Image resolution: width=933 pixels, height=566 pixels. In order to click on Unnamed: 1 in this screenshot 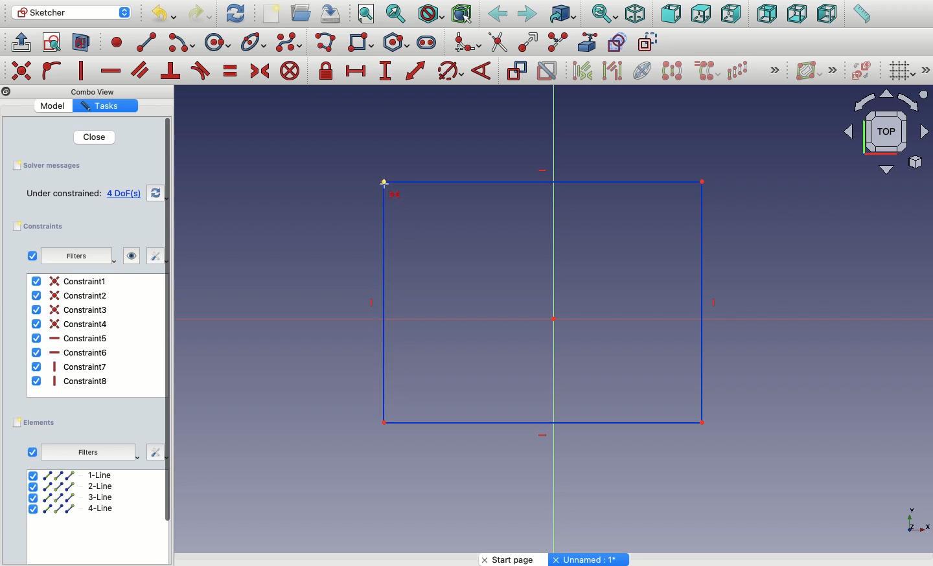, I will do `click(590, 560)`.